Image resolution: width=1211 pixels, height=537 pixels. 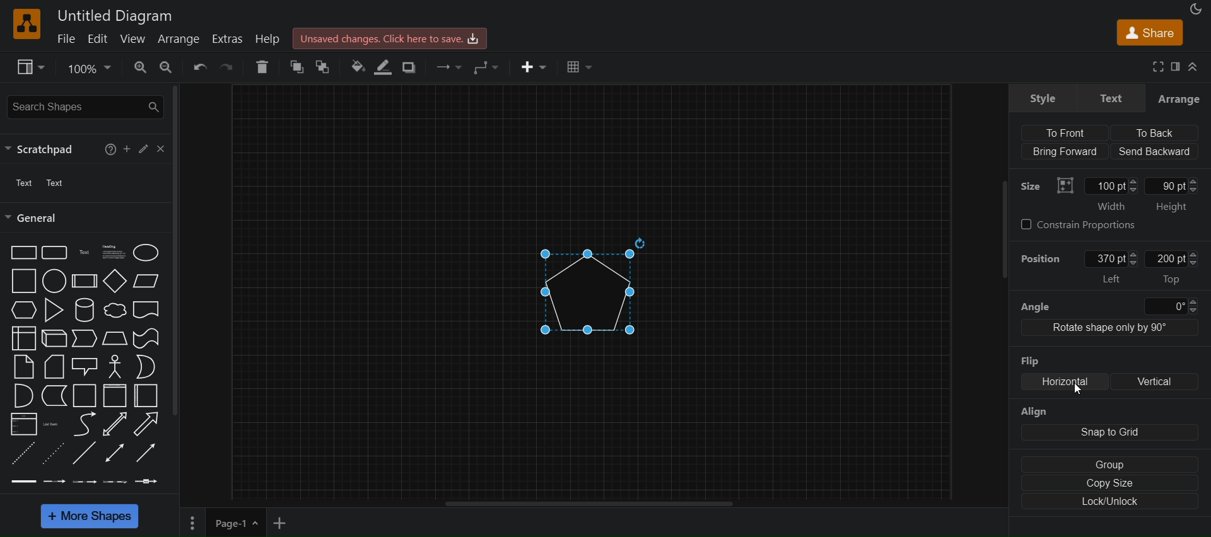 What do you see at coordinates (85, 310) in the screenshot?
I see `Cylinder` at bounding box center [85, 310].